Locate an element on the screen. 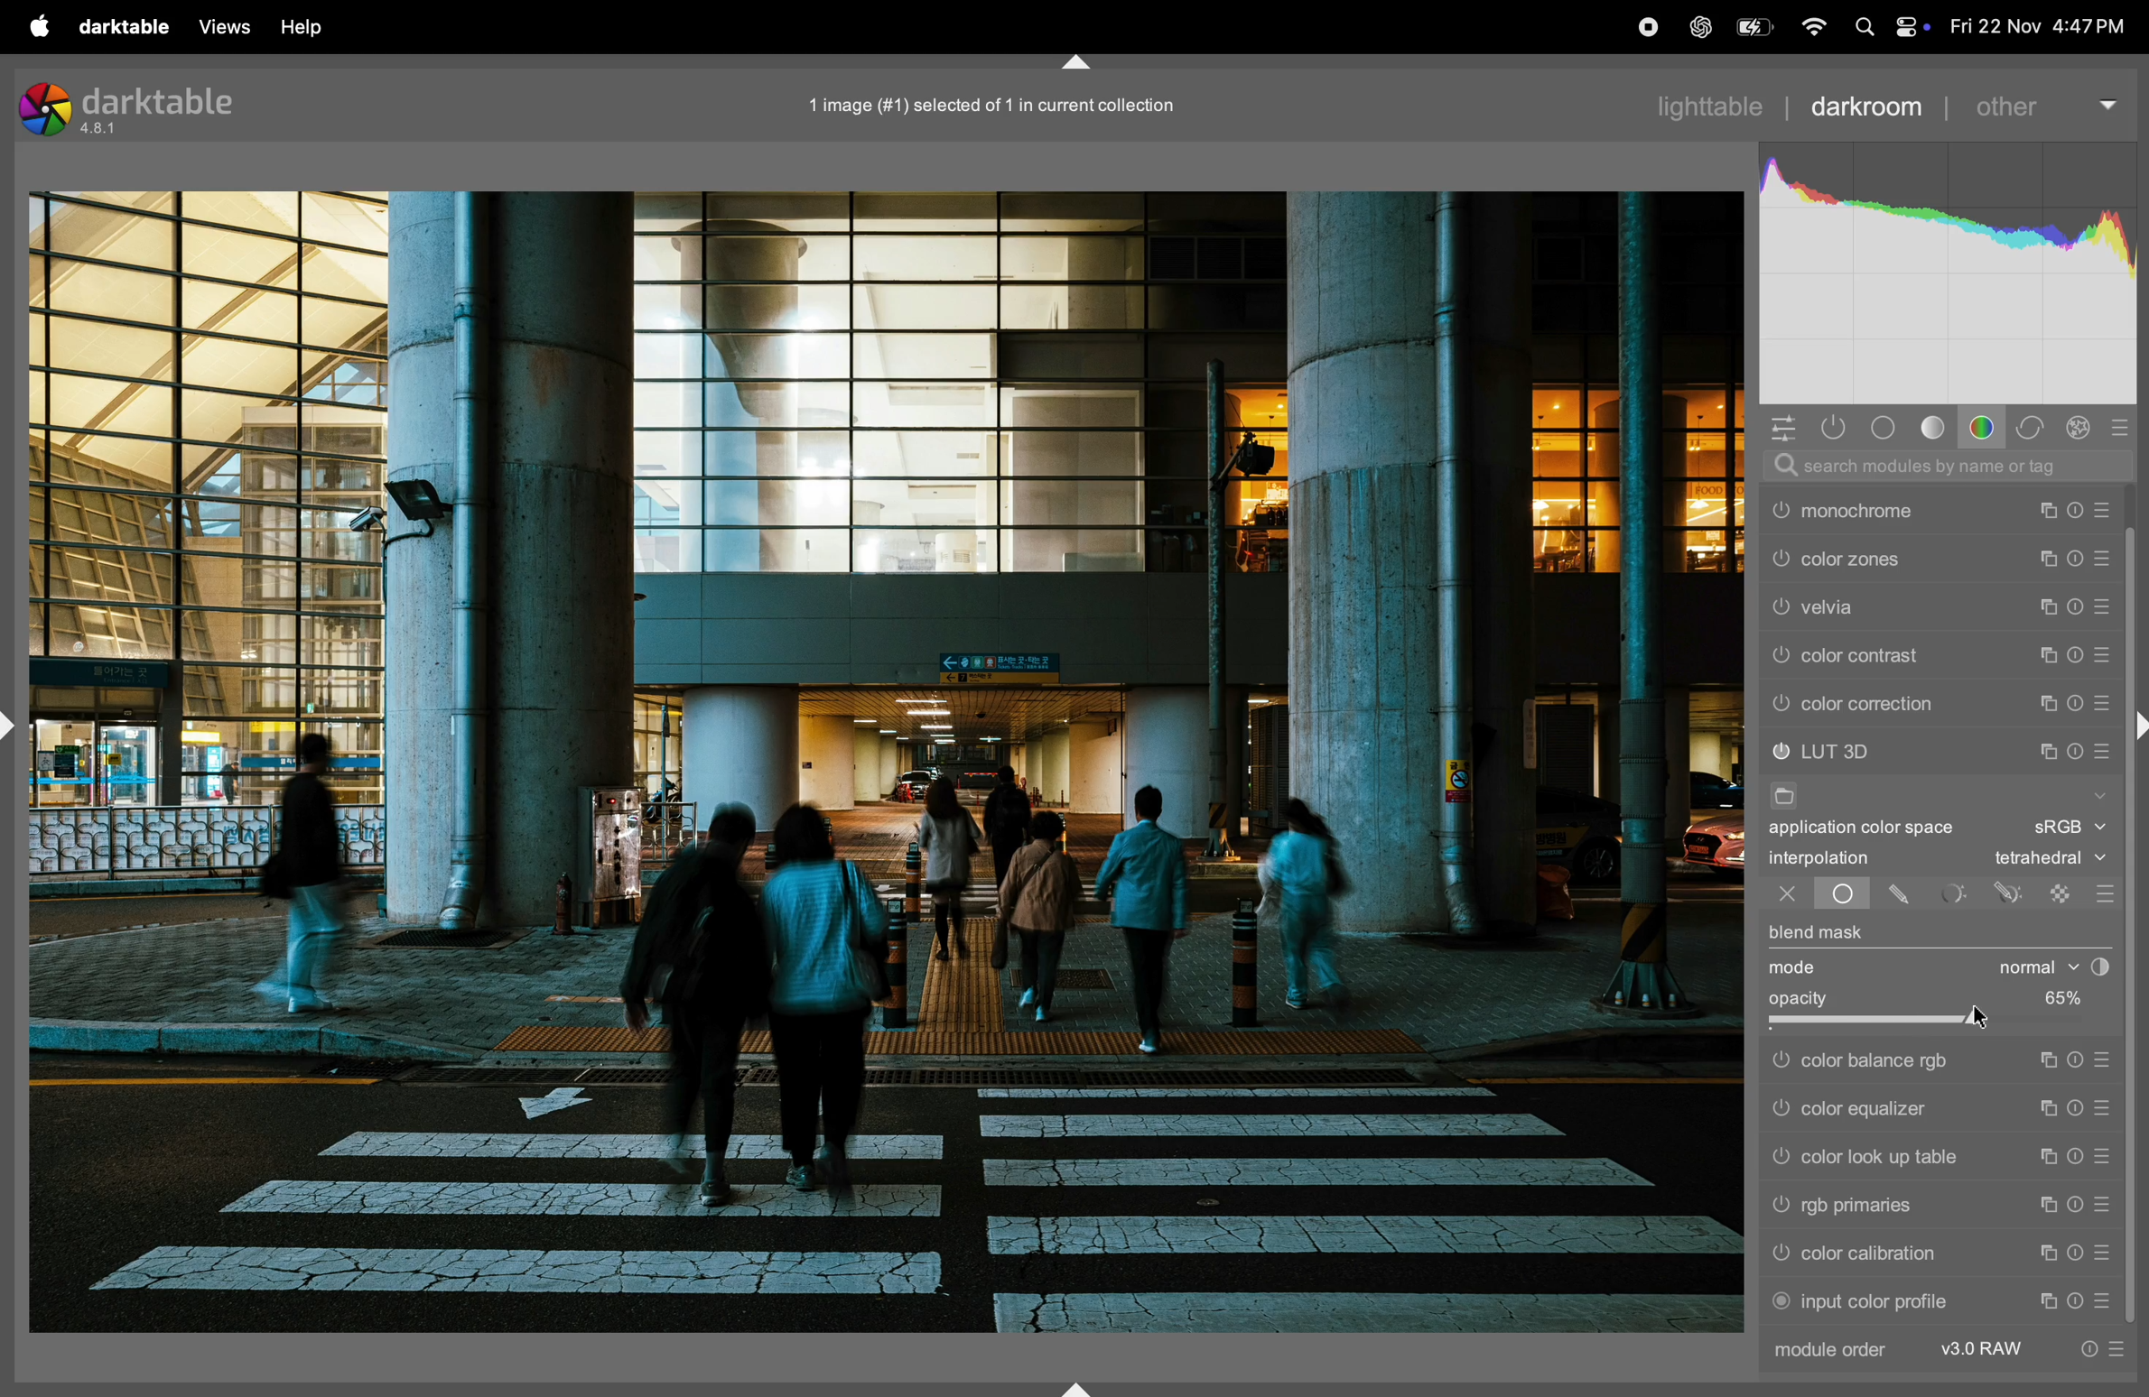 The height and width of the screenshot is (1397, 2149). file is located at coordinates (1790, 795).